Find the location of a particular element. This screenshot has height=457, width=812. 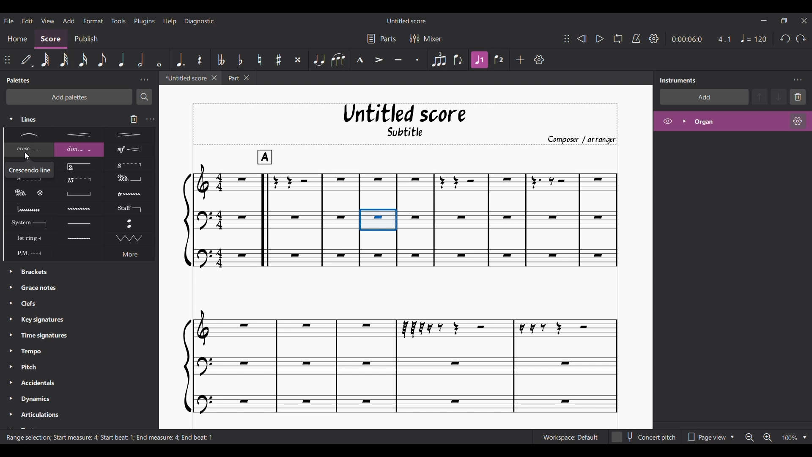

Publish section is located at coordinates (85, 39).